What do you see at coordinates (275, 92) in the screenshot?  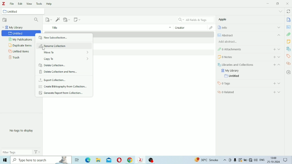 I see `Add` at bounding box center [275, 92].